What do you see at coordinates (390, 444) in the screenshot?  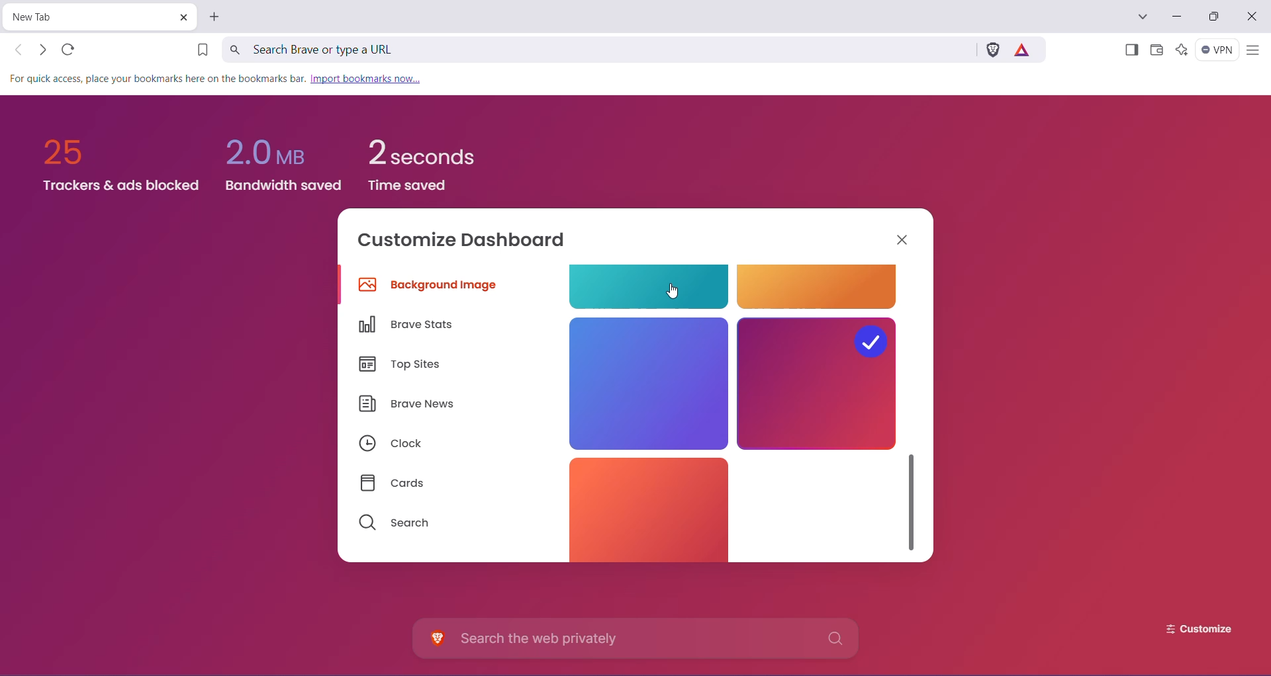 I see `Clock` at bounding box center [390, 444].